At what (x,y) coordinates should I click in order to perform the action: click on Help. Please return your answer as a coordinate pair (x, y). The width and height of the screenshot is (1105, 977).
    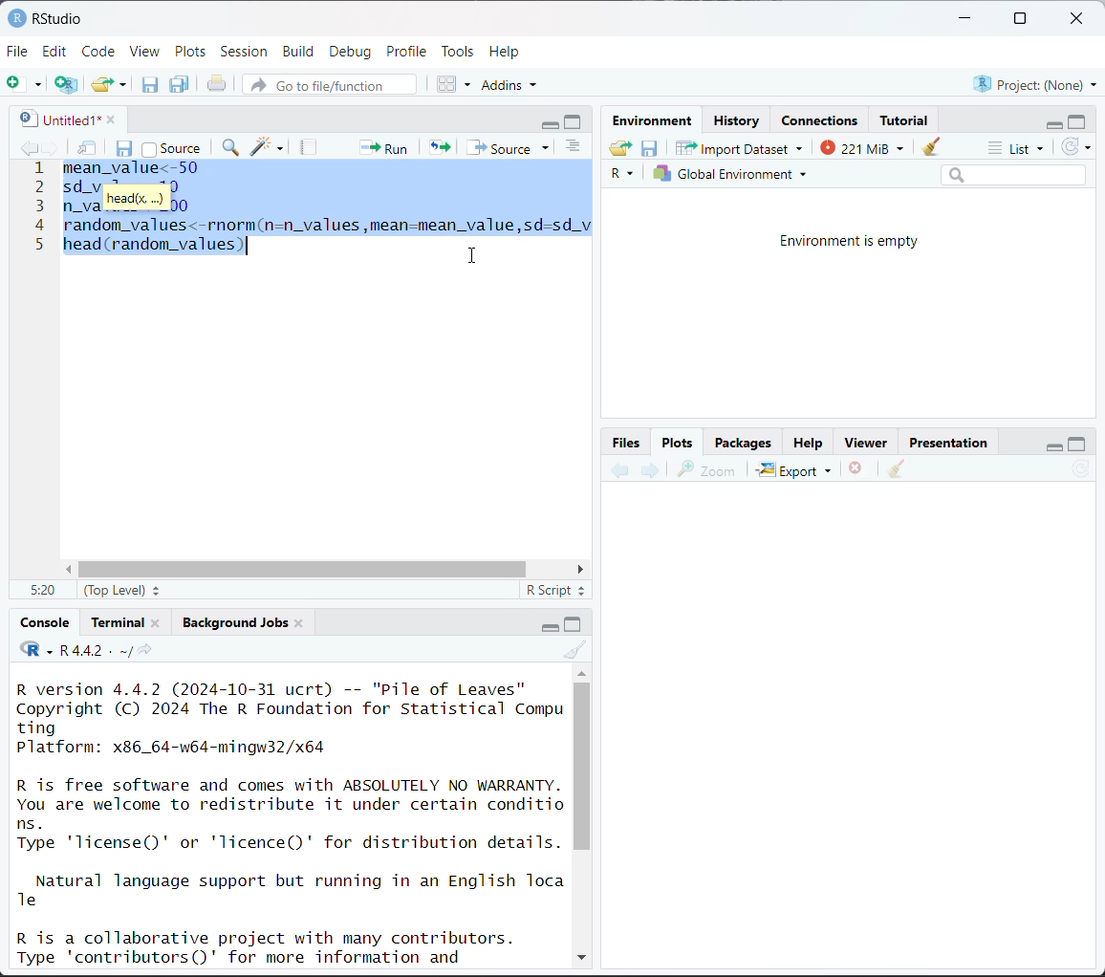
    Looking at the image, I should click on (808, 445).